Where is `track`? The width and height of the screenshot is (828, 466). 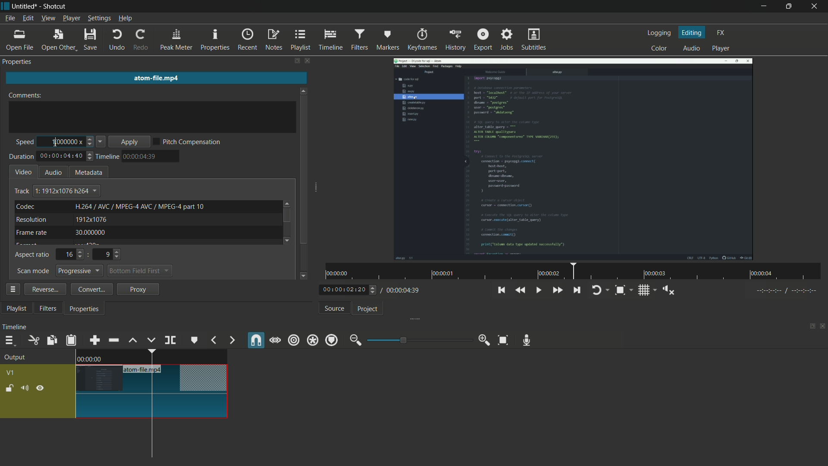 track is located at coordinates (22, 192).